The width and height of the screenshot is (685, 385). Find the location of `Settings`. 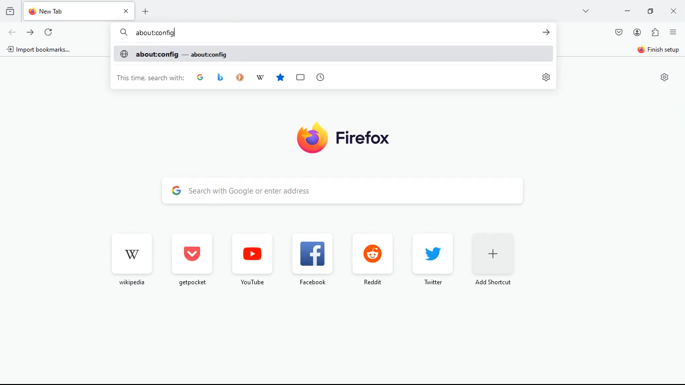

Settings is located at coordinates (665, 77).